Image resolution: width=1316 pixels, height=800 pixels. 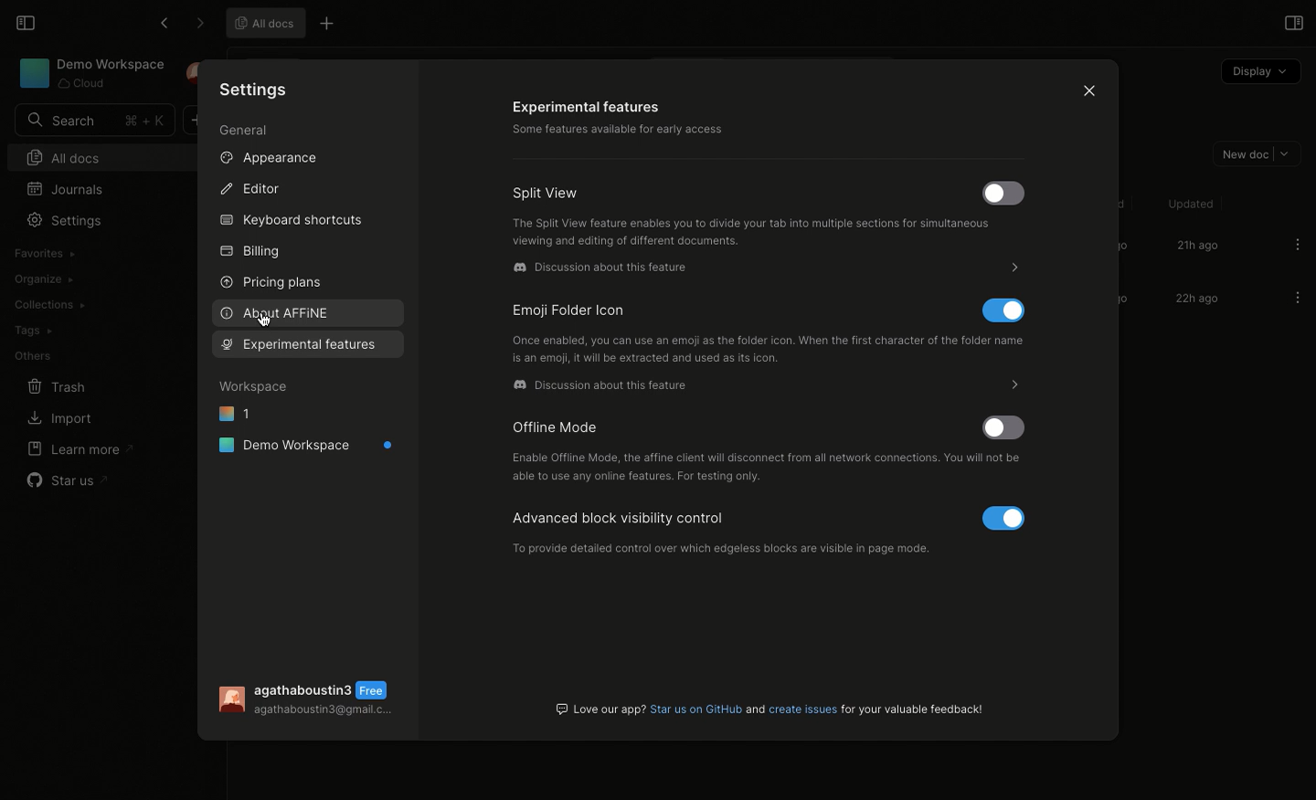 I want to click on Scroll, so click(x=1113, y=300).